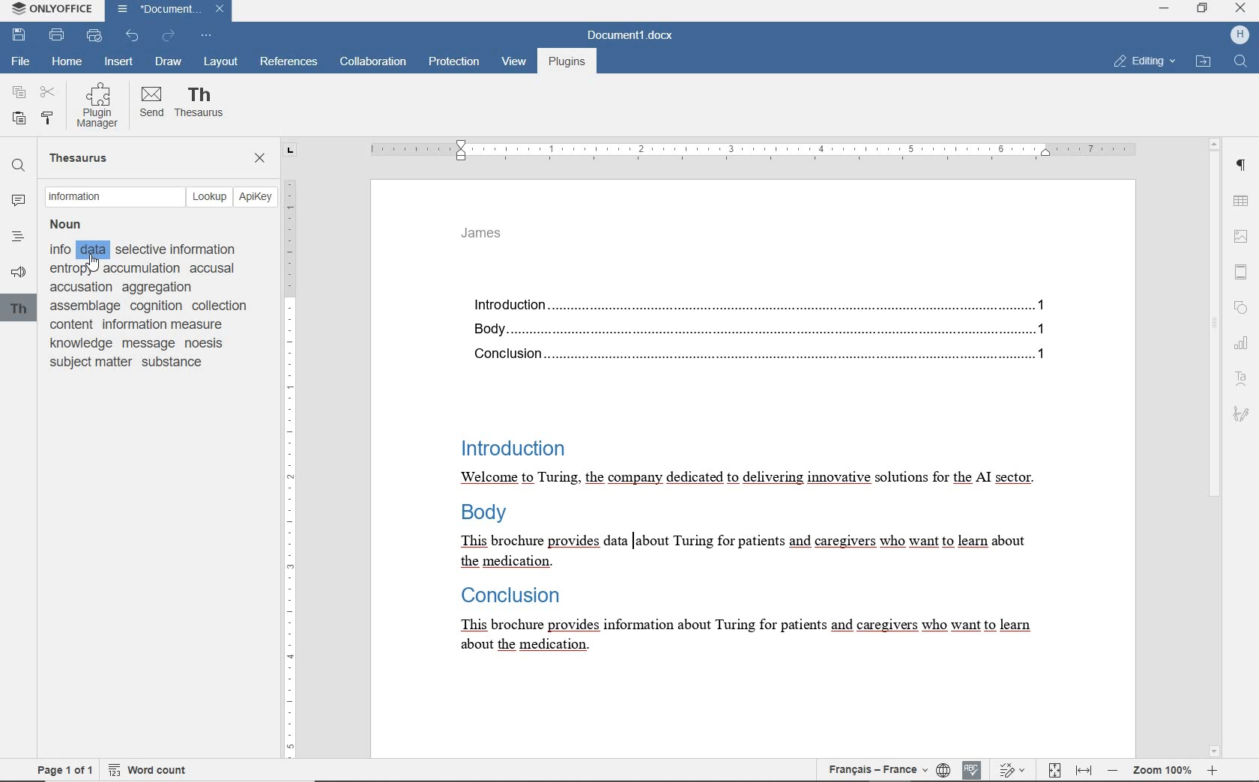  Describe the element at coordinates (49, 118) in the screenshot. I see `COPY STYLE` at that location.